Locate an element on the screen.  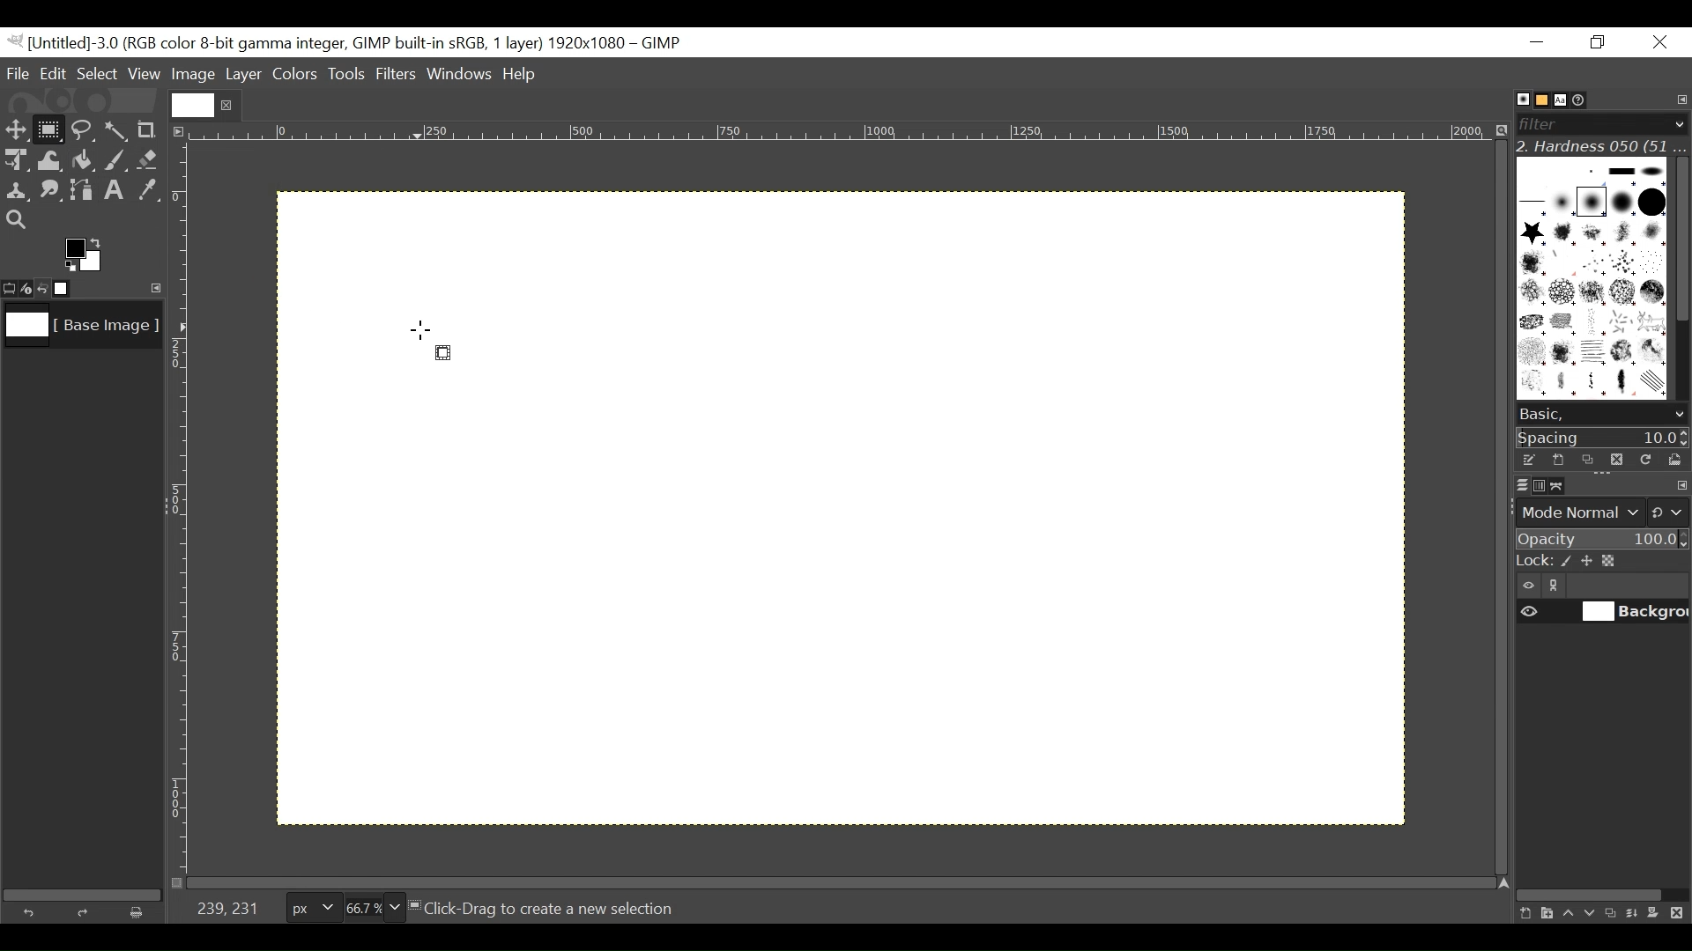
Current file is located at coordinates (194, 102).